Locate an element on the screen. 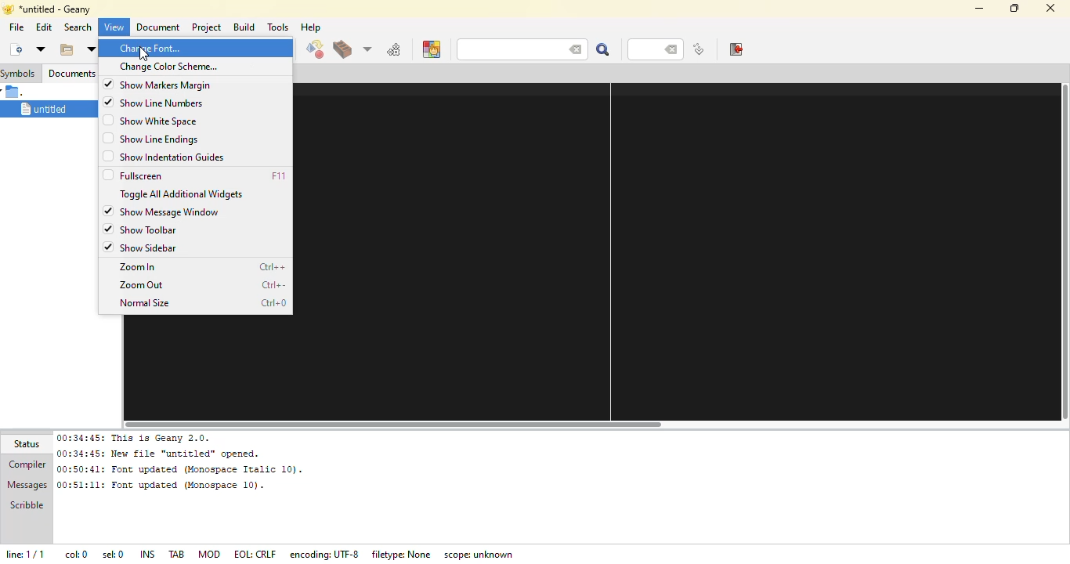 The height and width of the screenshot is (564, 1070). view is located at coordinates (115, 27).